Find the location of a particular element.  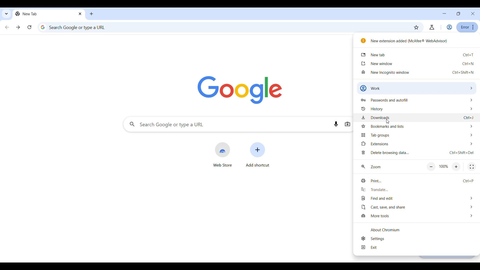

new incognito window  is located at coordinates (417, 72).